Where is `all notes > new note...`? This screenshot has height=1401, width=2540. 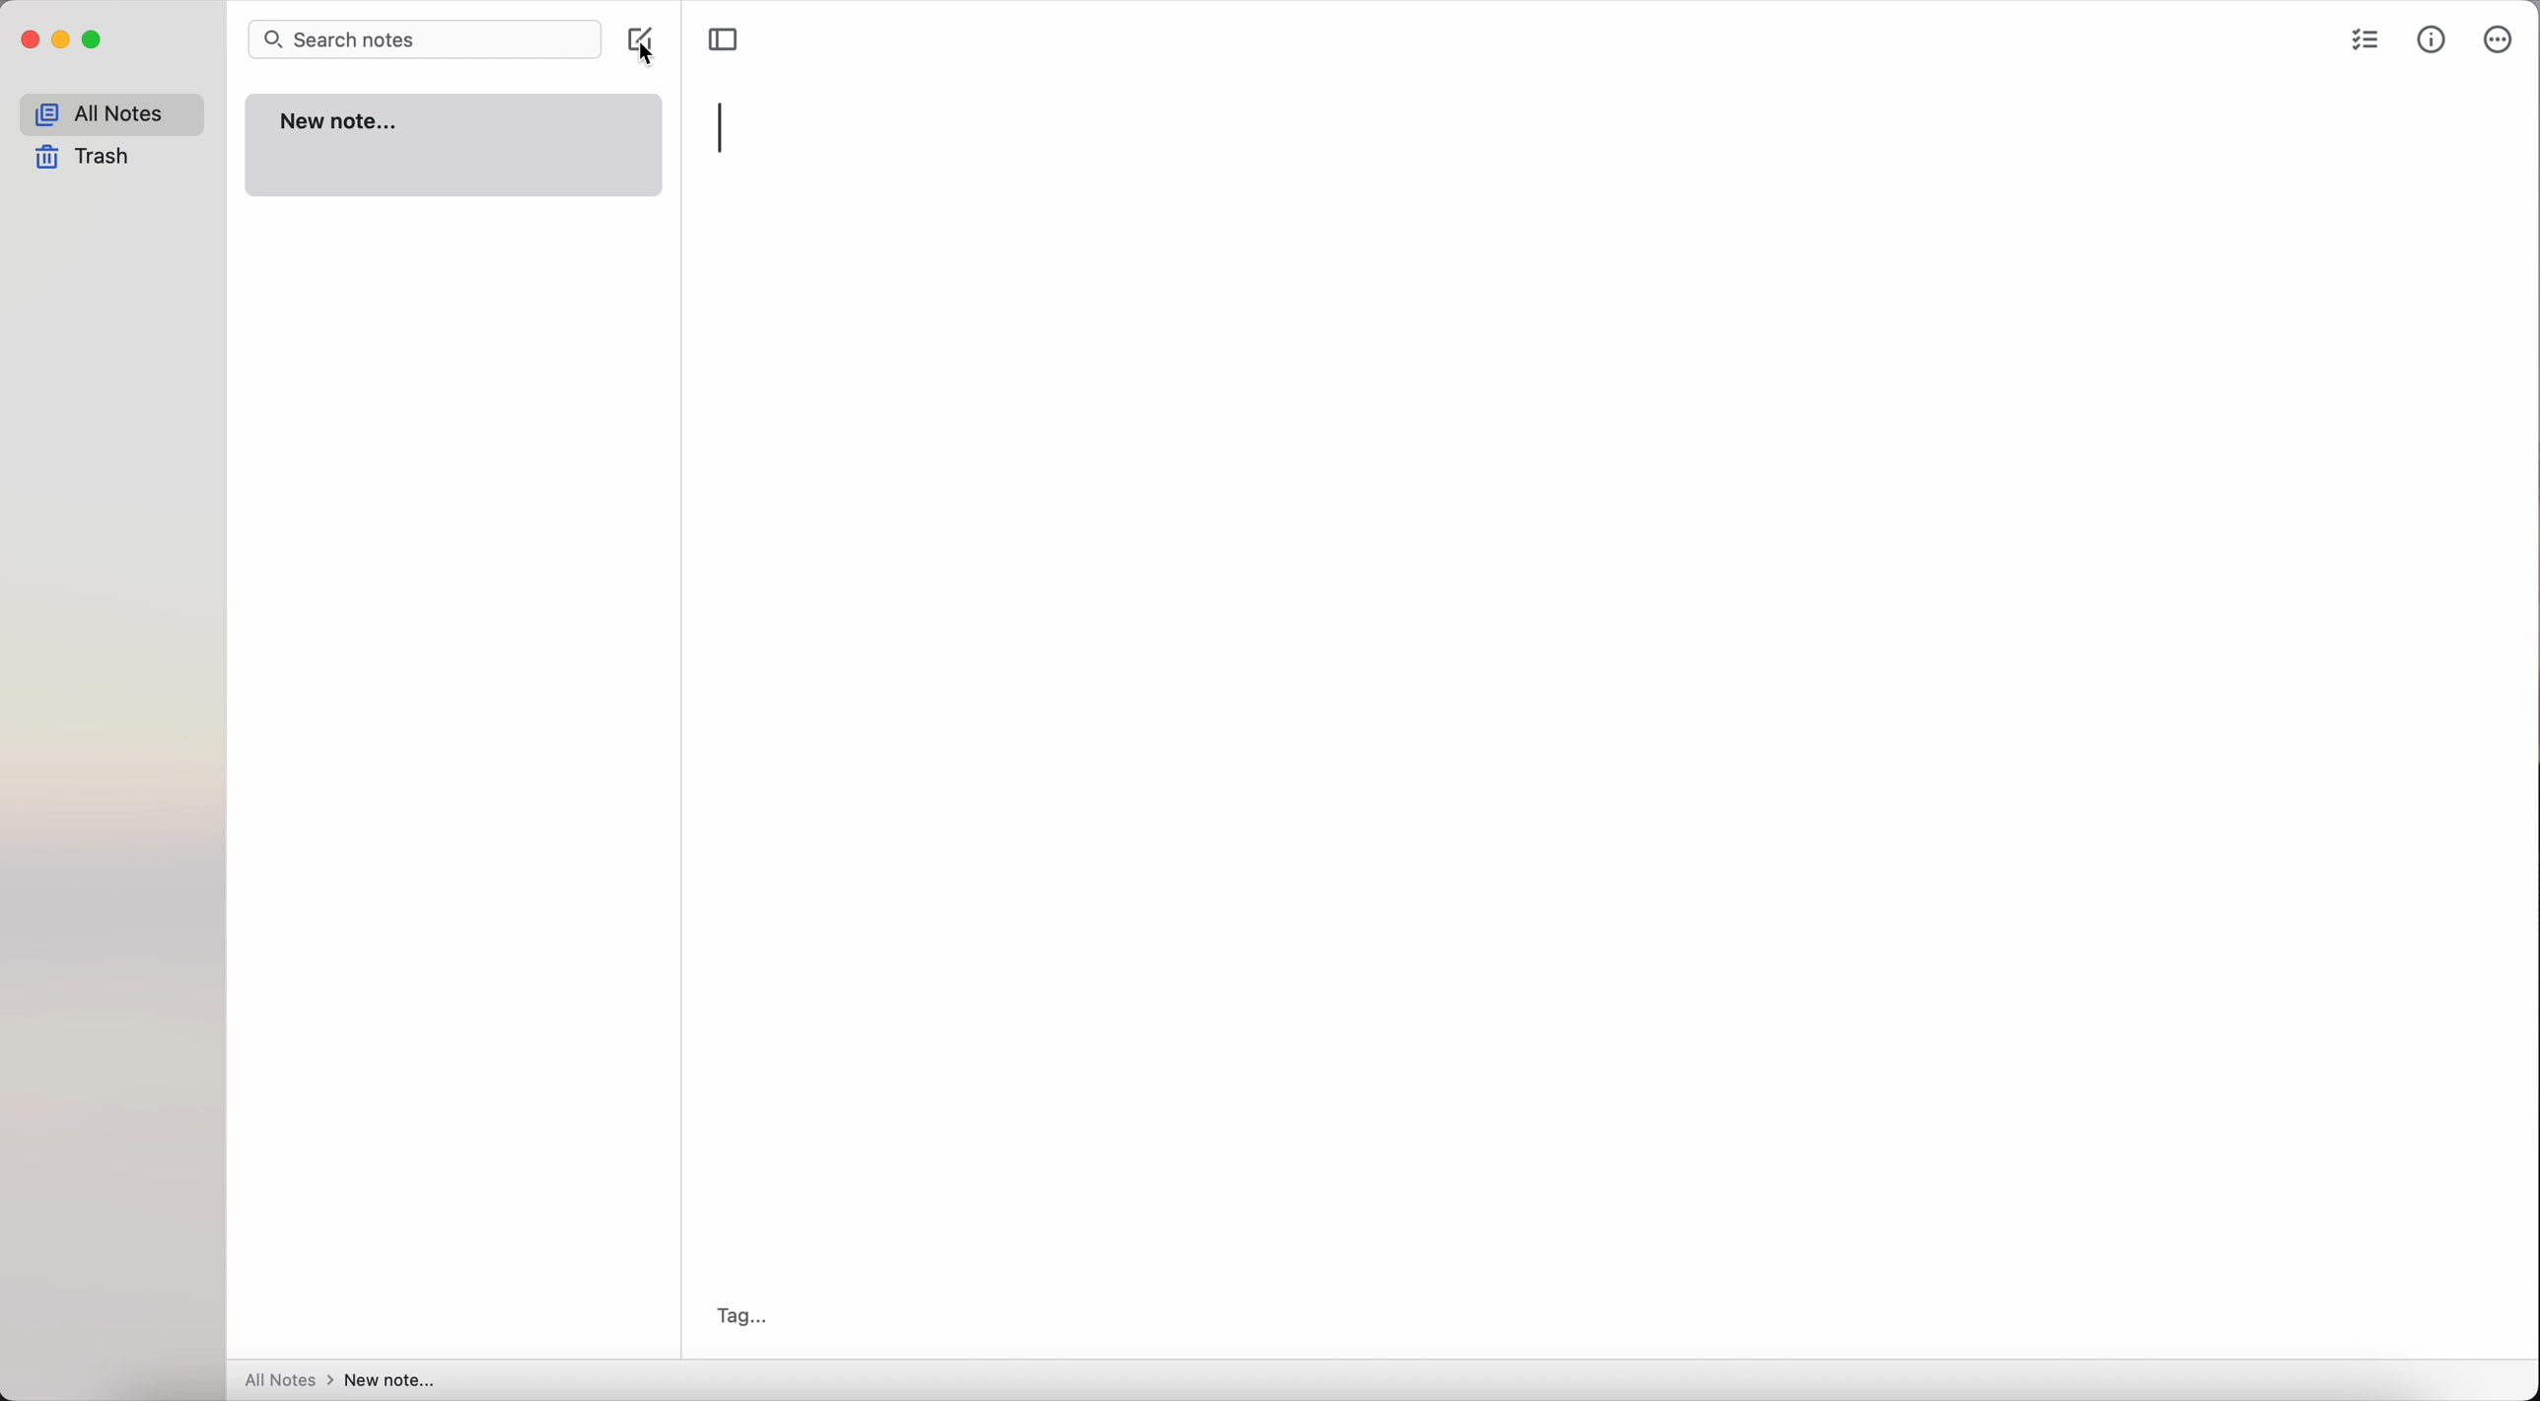
all notes > new note... is located at coordinates (335, 1381).